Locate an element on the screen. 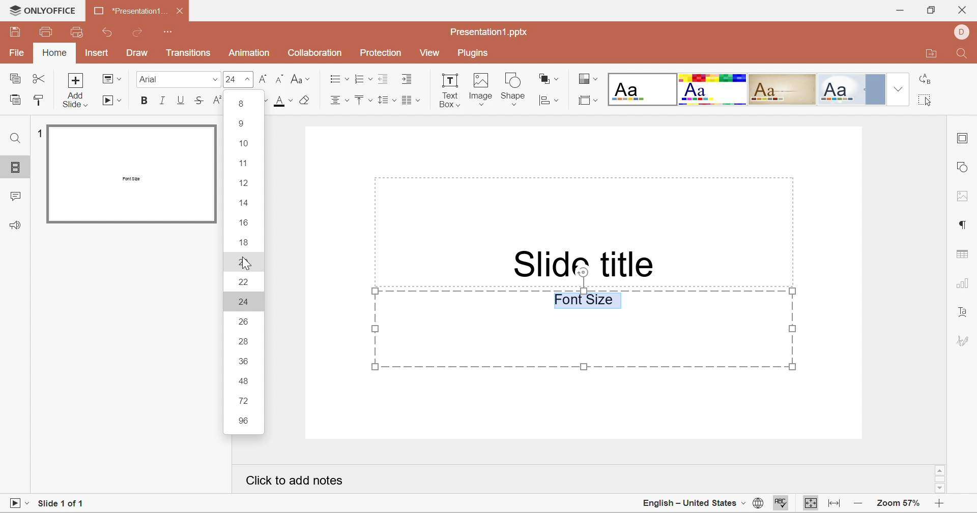 The height and width of the screenshot is (513, 977). Change color theme is located at coordinates (587, 78).